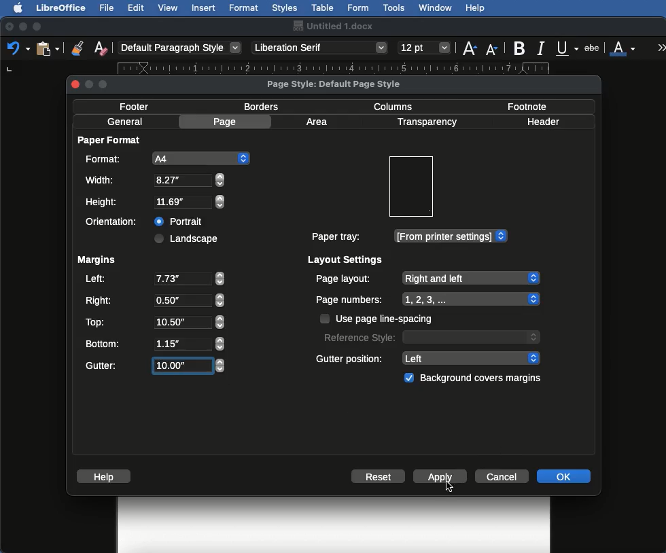 This screenshot has width=666, height=553. I want to click on General, so click(125, 122).